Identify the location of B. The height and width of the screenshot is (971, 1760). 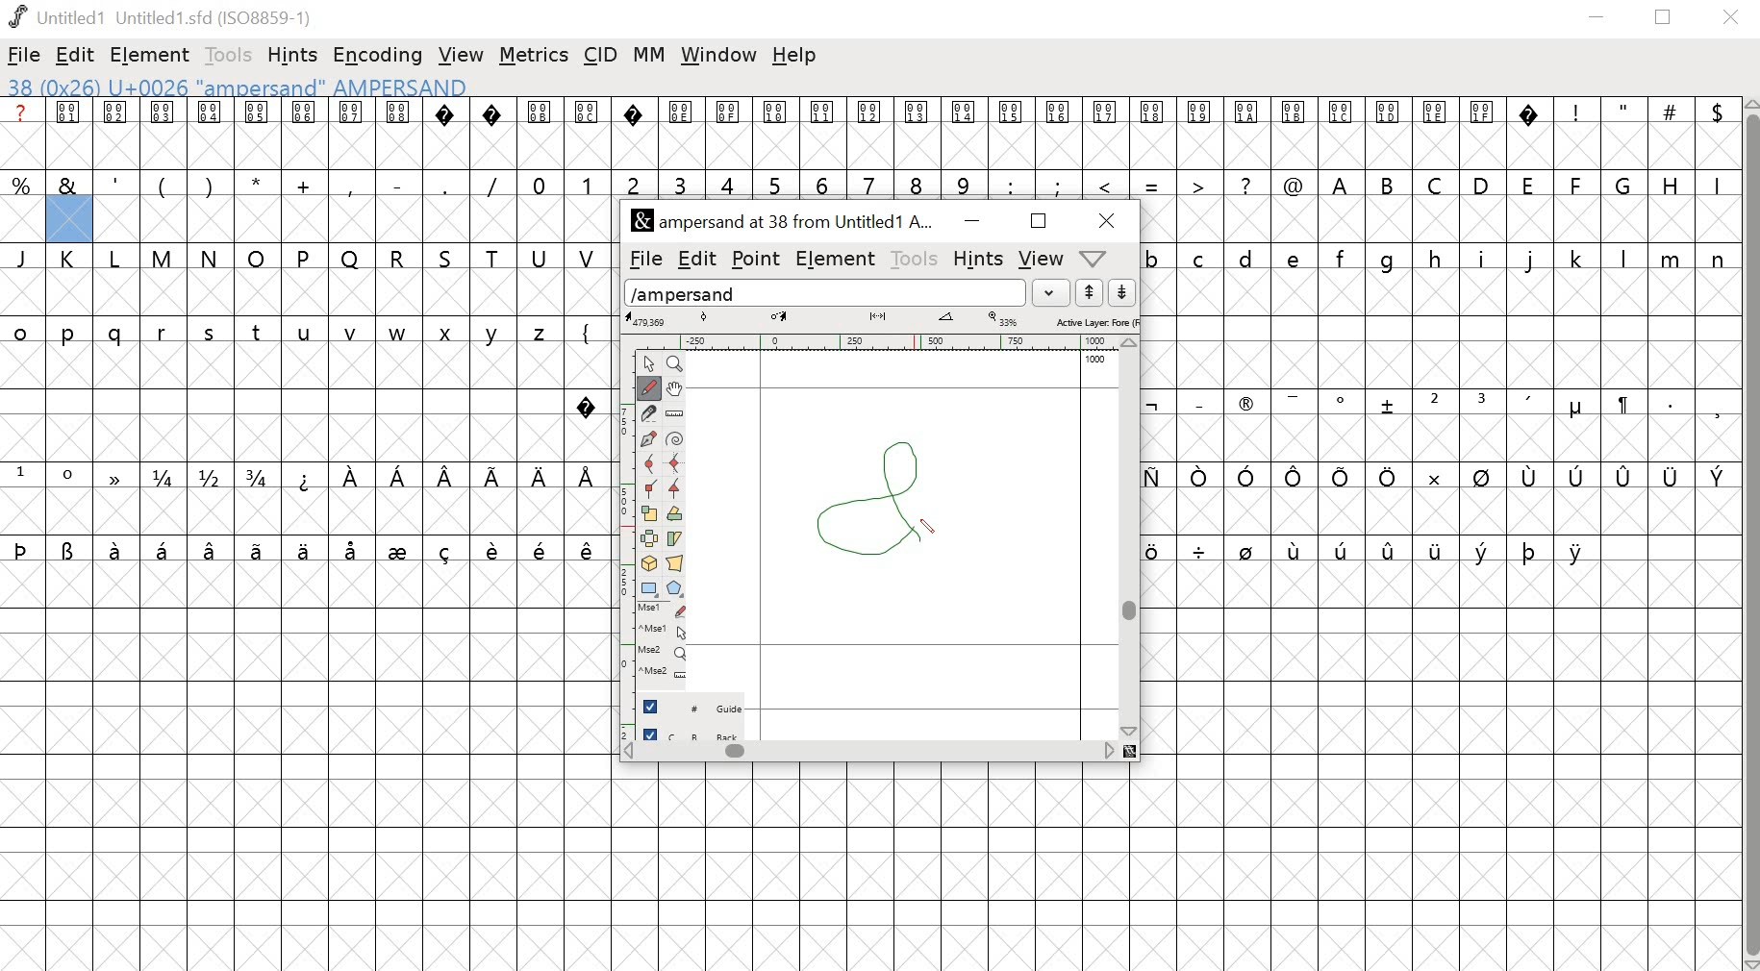
(1389, 185).